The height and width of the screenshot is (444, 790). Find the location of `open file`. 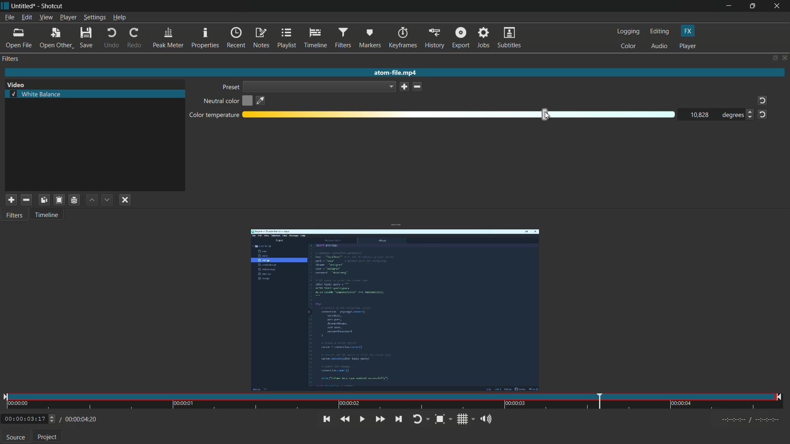

open file is located at coordinates (19, 38).